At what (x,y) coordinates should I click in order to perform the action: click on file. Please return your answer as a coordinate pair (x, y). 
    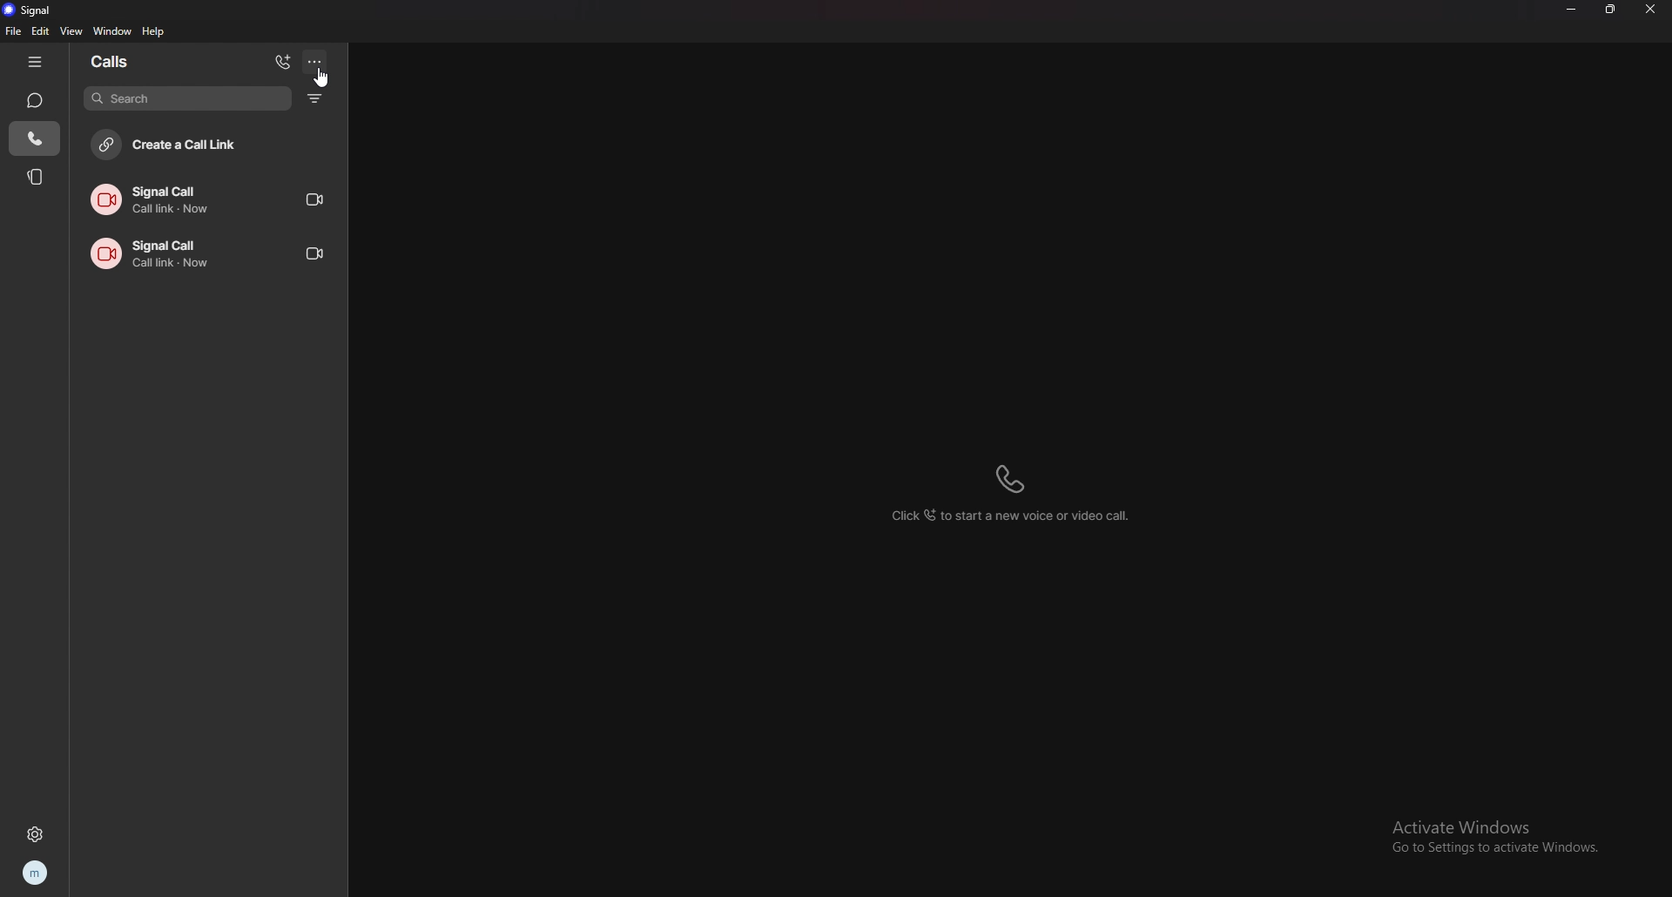
    Looking at the image, I should click on (15, 31).